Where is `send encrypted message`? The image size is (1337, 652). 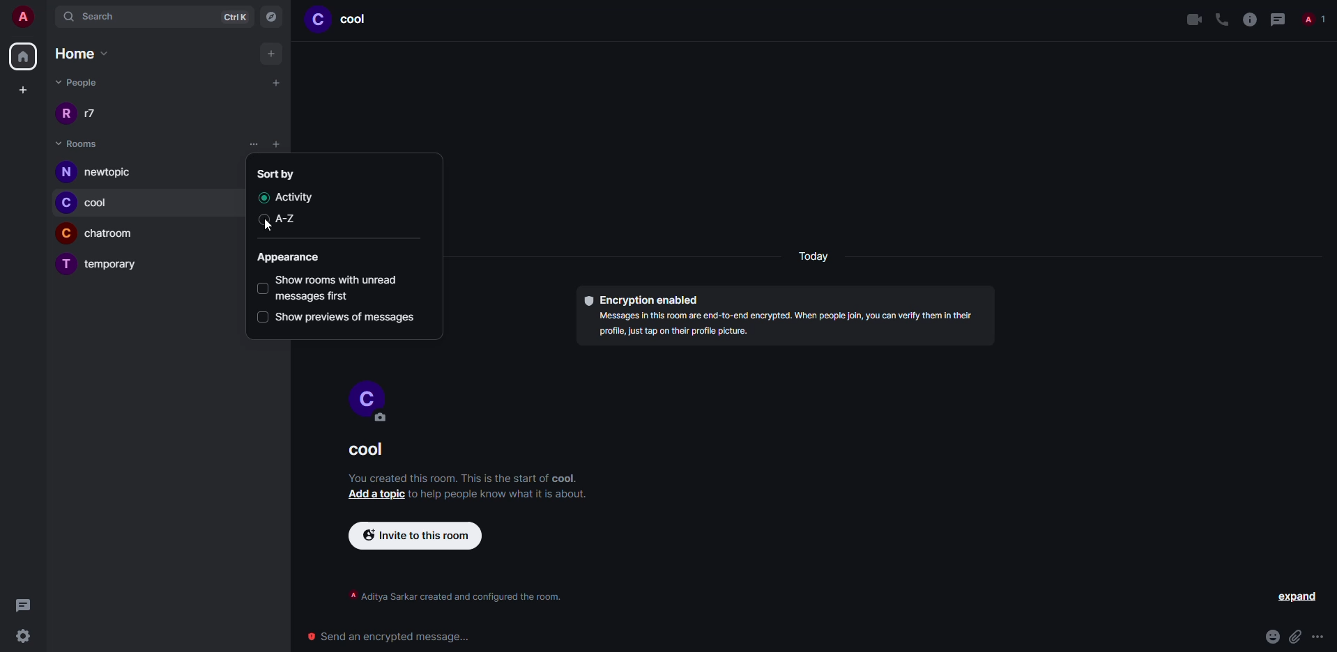 send encrypted message is located at coordinates (385, 637).